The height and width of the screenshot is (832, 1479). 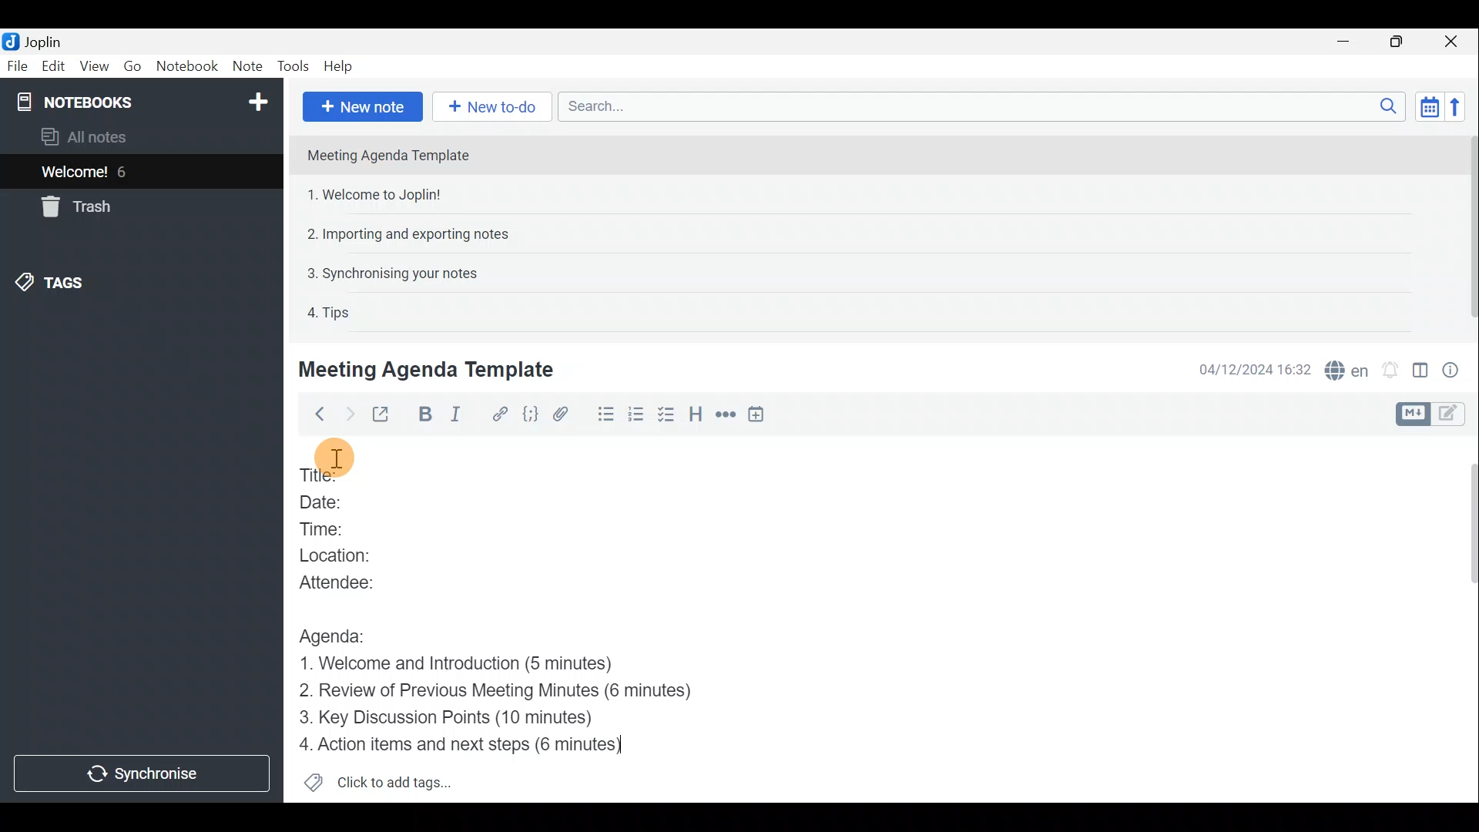 What do you see at coordinates (109, 136) in the screenshot?
I see `All notes` at bounding box center [109, 136].